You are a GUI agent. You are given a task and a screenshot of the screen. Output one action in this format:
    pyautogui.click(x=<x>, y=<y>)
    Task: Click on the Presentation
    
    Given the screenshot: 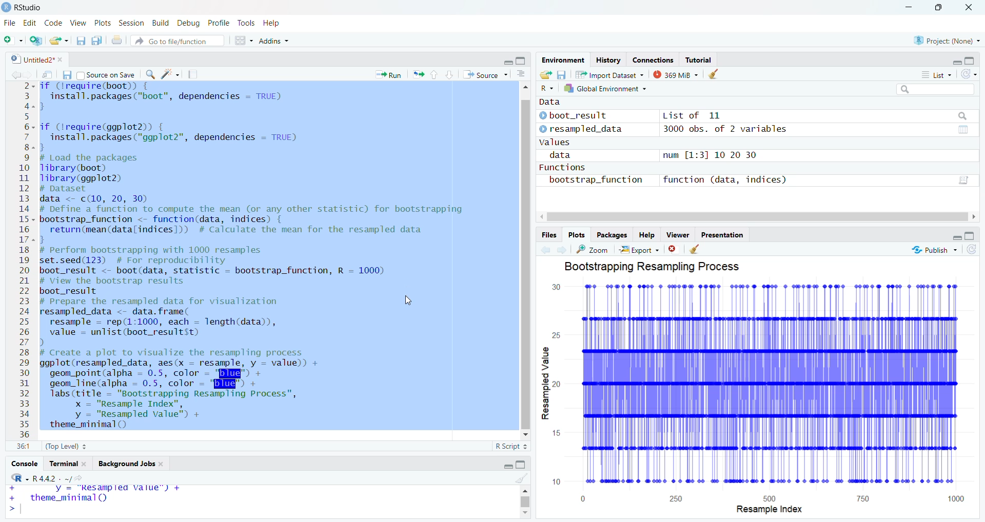 What is the action you would take?
    pyautogui.click(x=722, y=234)
    